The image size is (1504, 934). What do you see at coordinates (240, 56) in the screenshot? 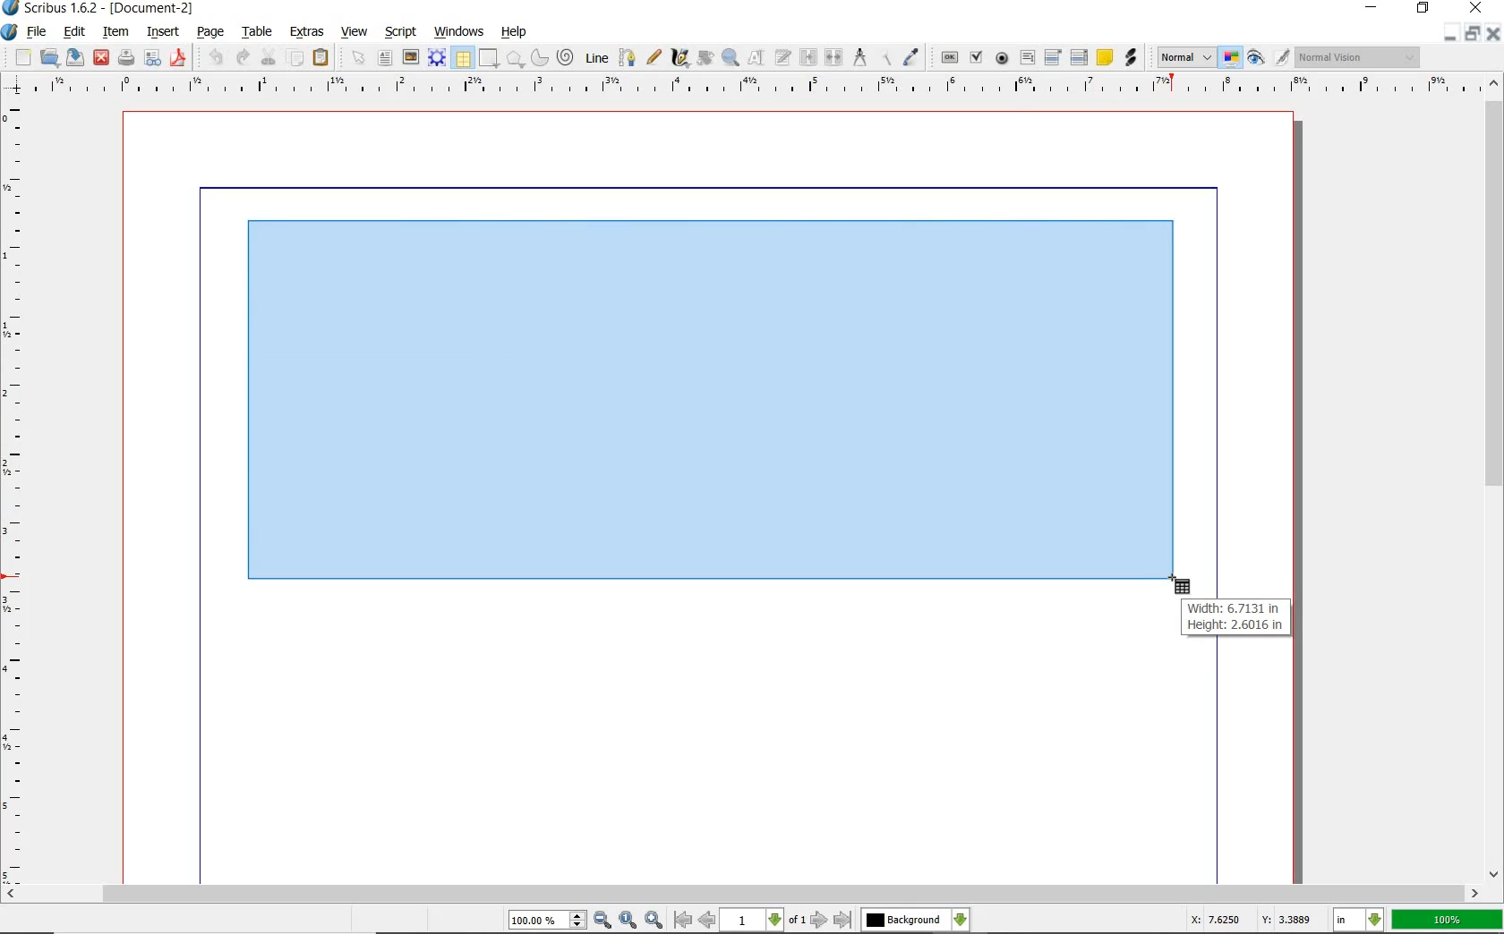
I see `redo` at bounding box center [240, 56].